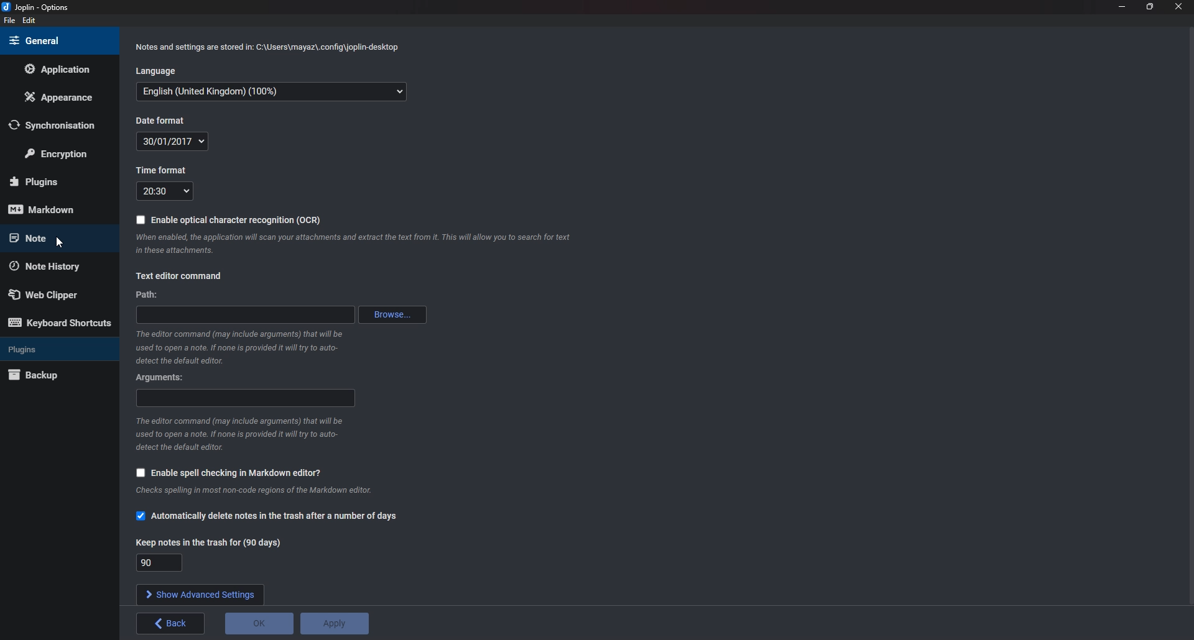 This screenshot has width=1194, height=640. Describe the element at coordinates (169, 621) in the screenshot. I see `back` at that location.